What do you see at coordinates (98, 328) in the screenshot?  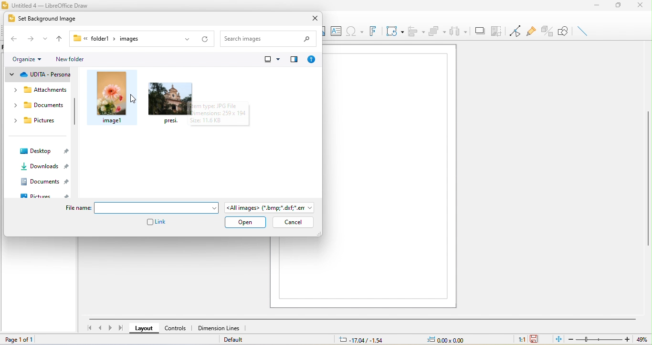 I see `previous page` at bounding box center [98, 328].